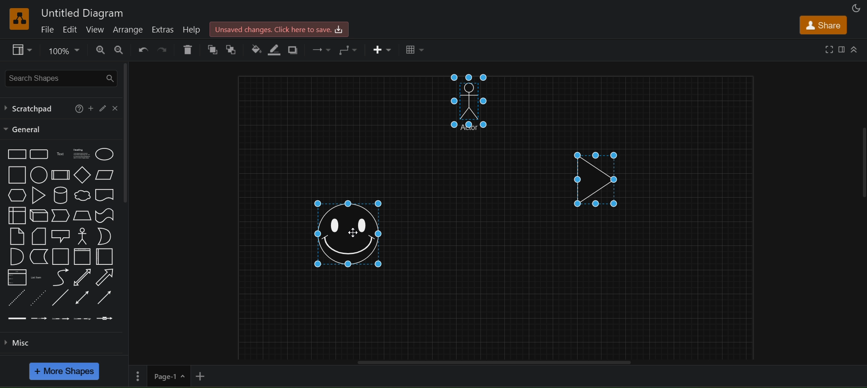 The height and width of the screenshot is (388, 867). What do you see at coordinates (47, 29) in the screenshot?
I see `file` at bounding box center [47, 29].